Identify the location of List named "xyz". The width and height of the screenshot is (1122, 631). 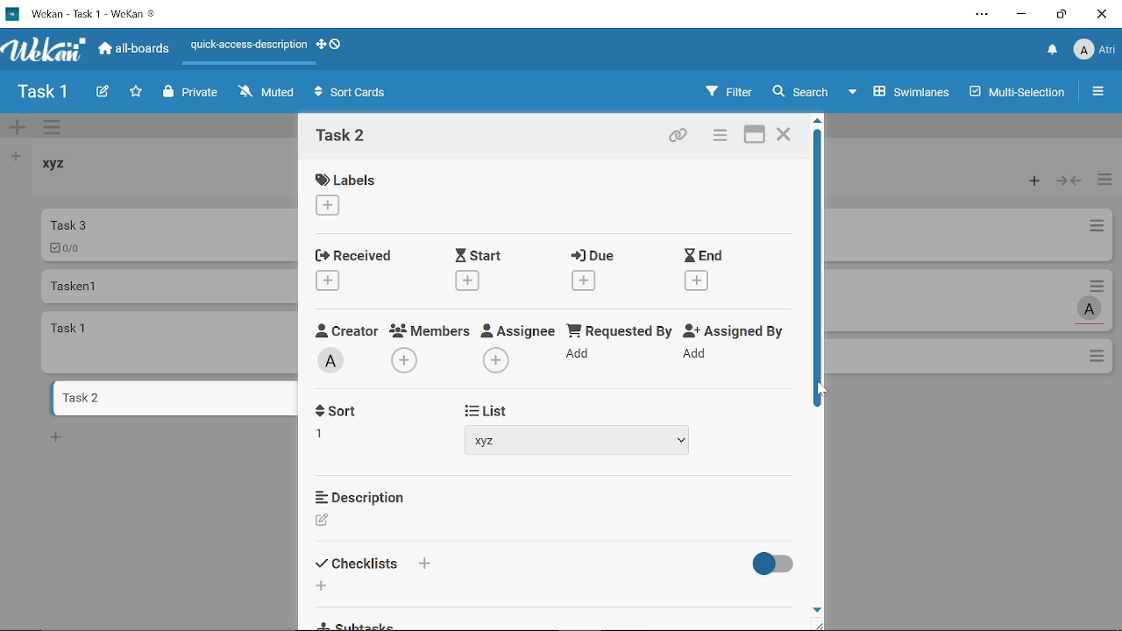
(66, 170).